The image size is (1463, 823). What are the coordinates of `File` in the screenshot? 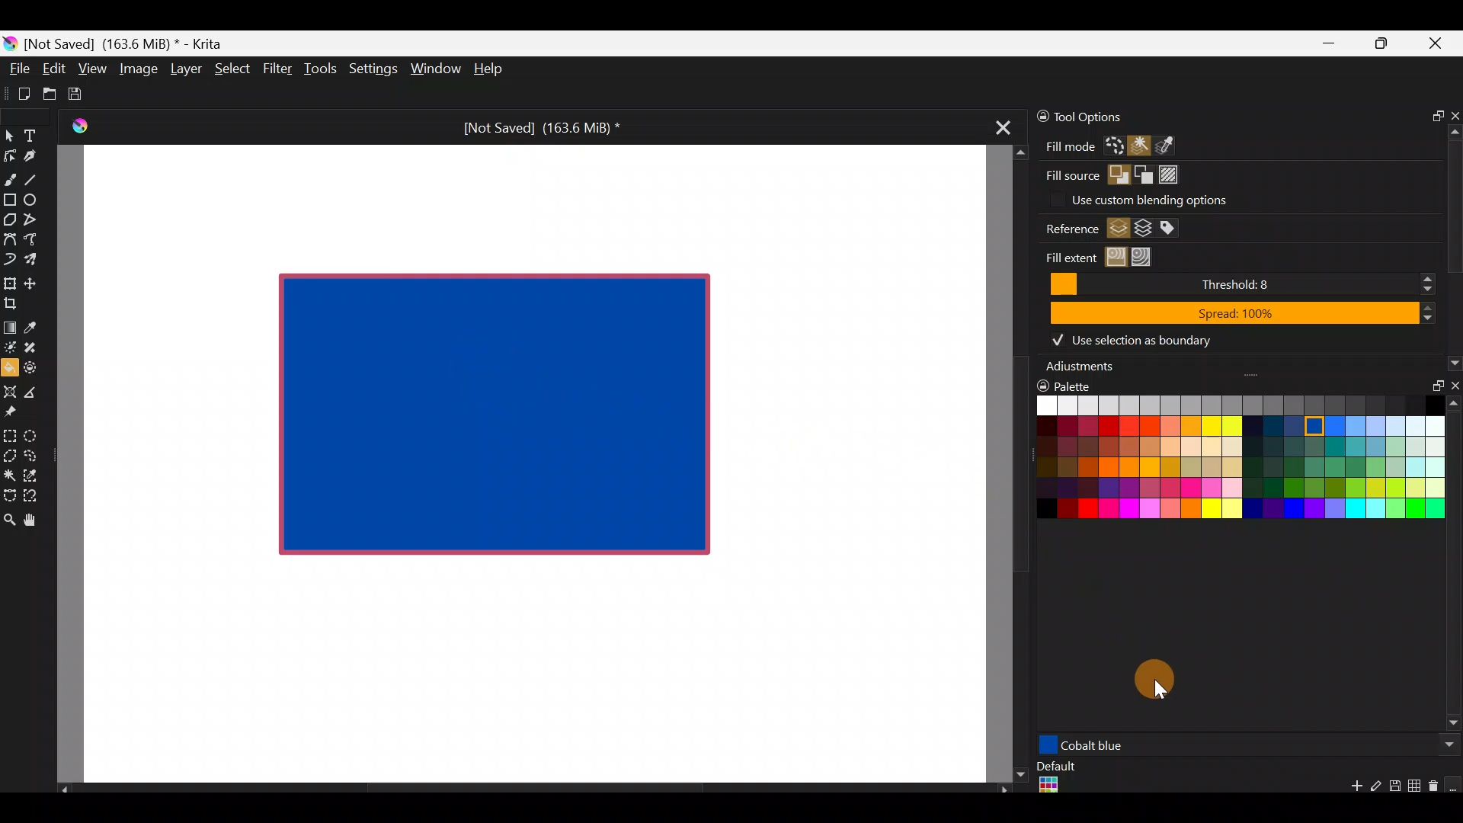 It's located at (20, 68).